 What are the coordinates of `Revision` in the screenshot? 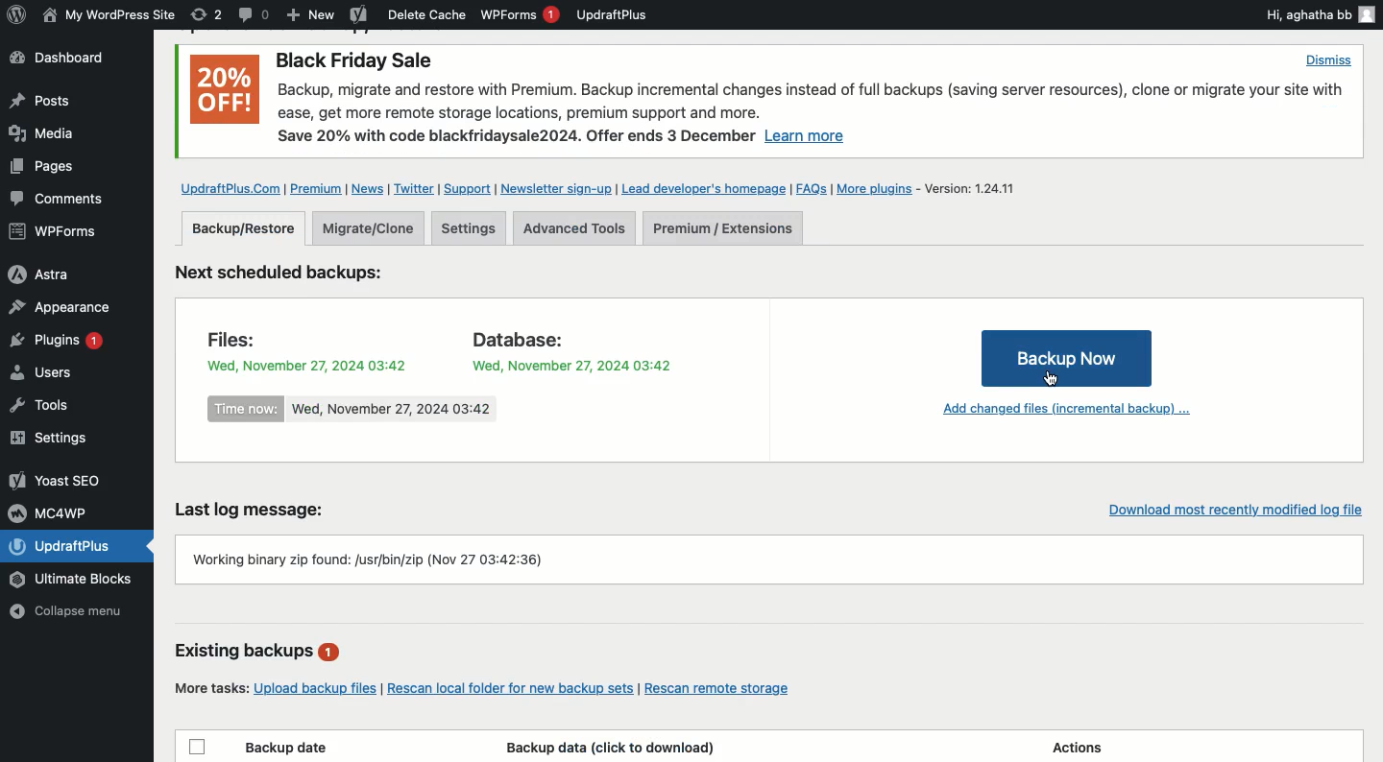 It's located at (206, 14).